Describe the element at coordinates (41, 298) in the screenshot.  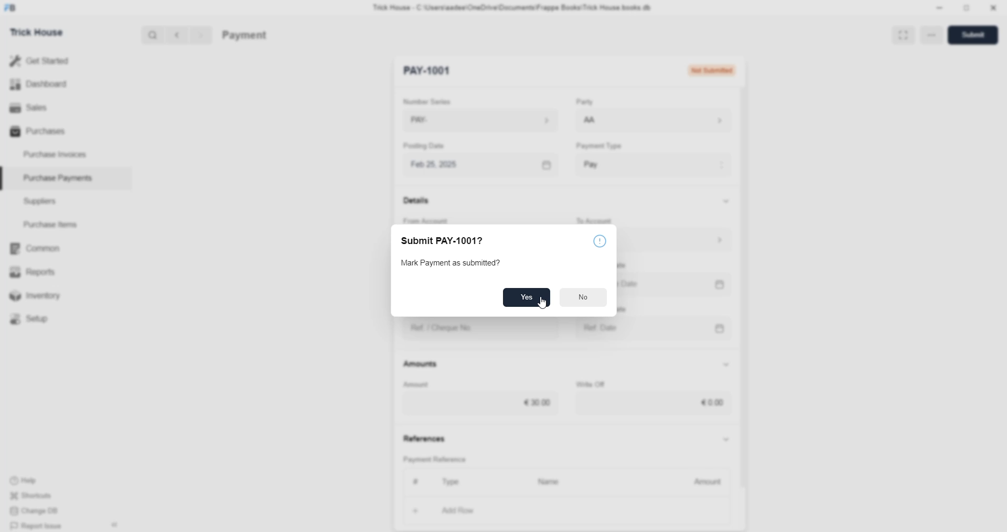
I see `Inventory` at that location.